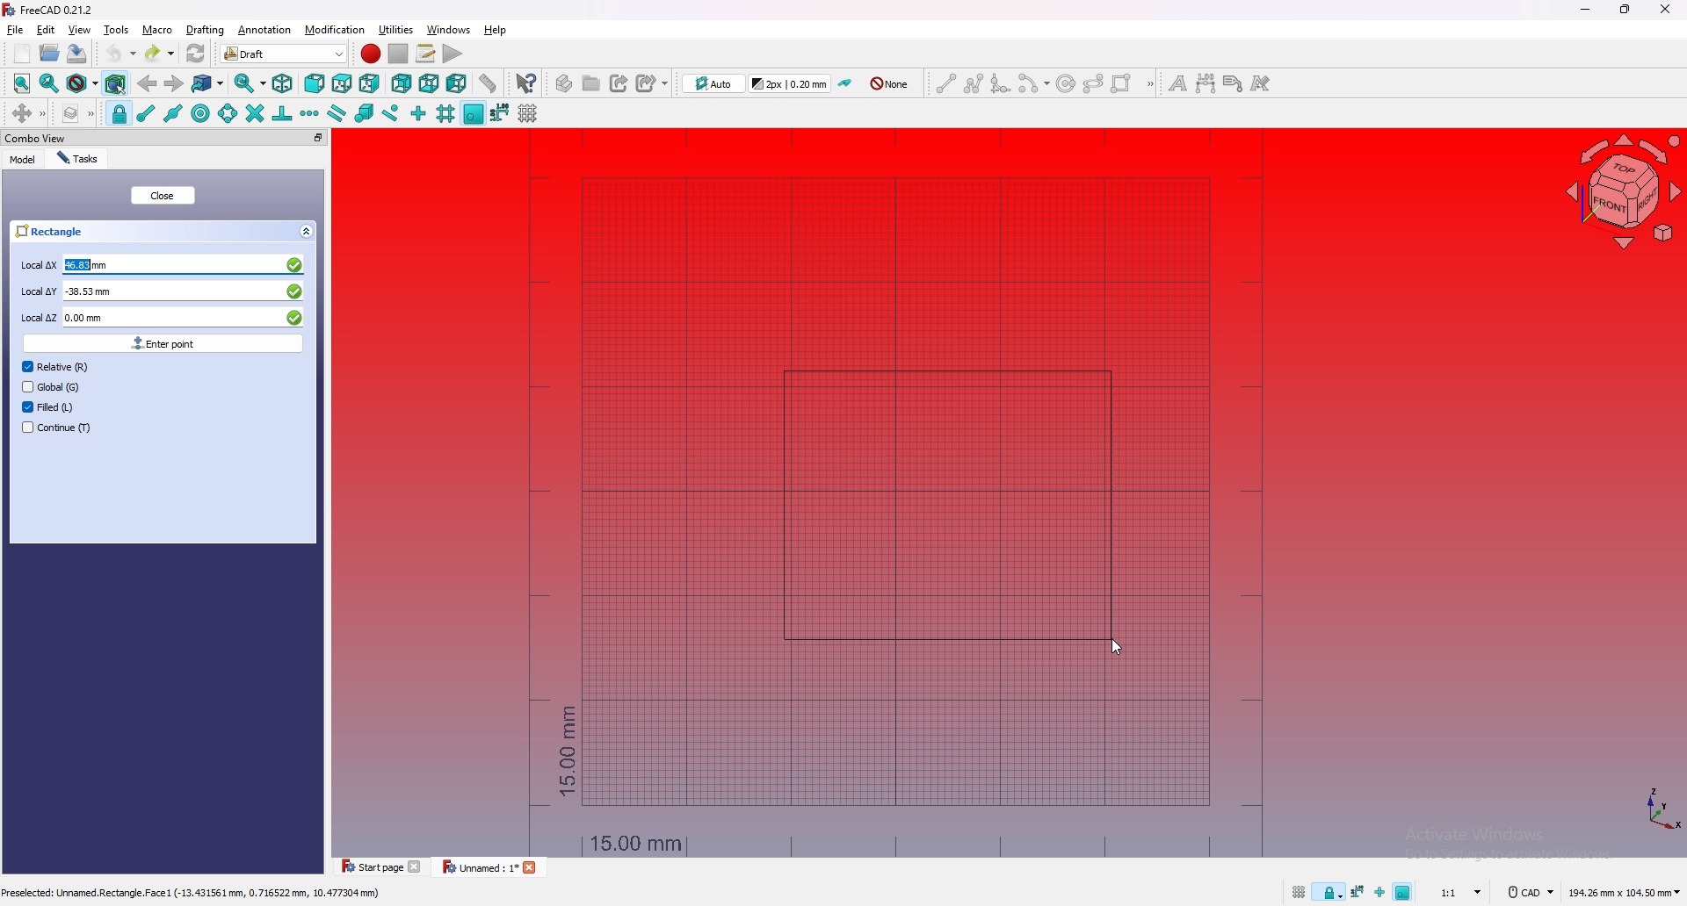 Image resolution: width=1687 pixels, height=906 pixels. I want to click on local Δy, so click(37, 291).